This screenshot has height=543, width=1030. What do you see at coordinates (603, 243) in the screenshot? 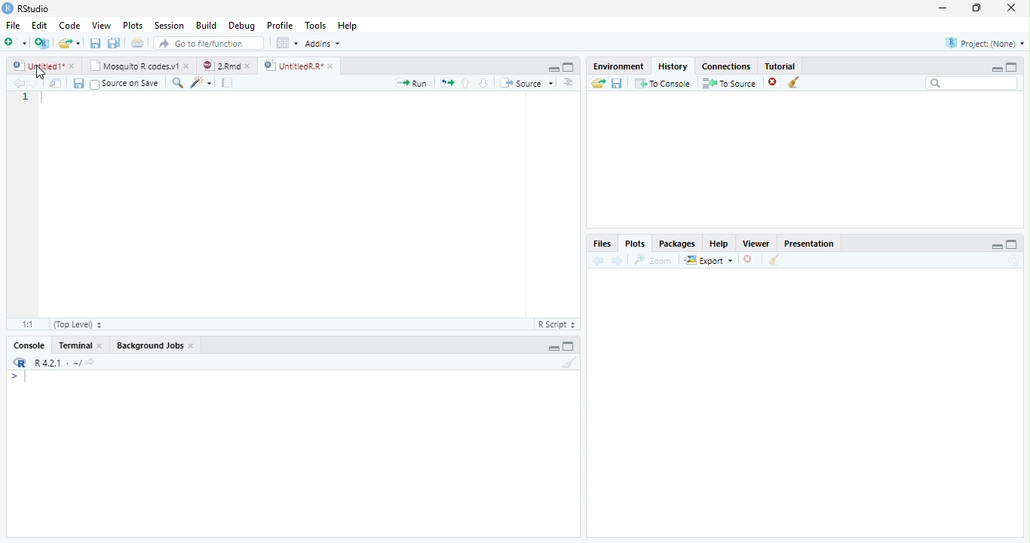
I see `Files` at bounding box center [603, 243].